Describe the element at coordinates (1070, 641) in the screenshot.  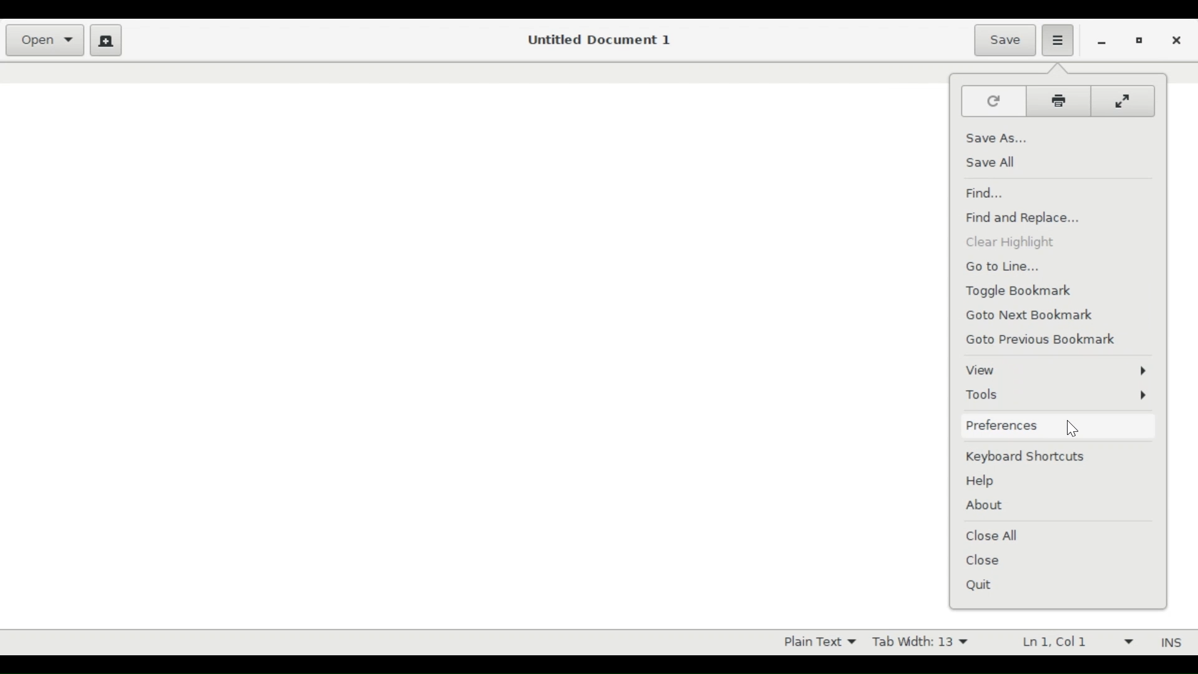
I see `Ln 1 Col 1` at that location.